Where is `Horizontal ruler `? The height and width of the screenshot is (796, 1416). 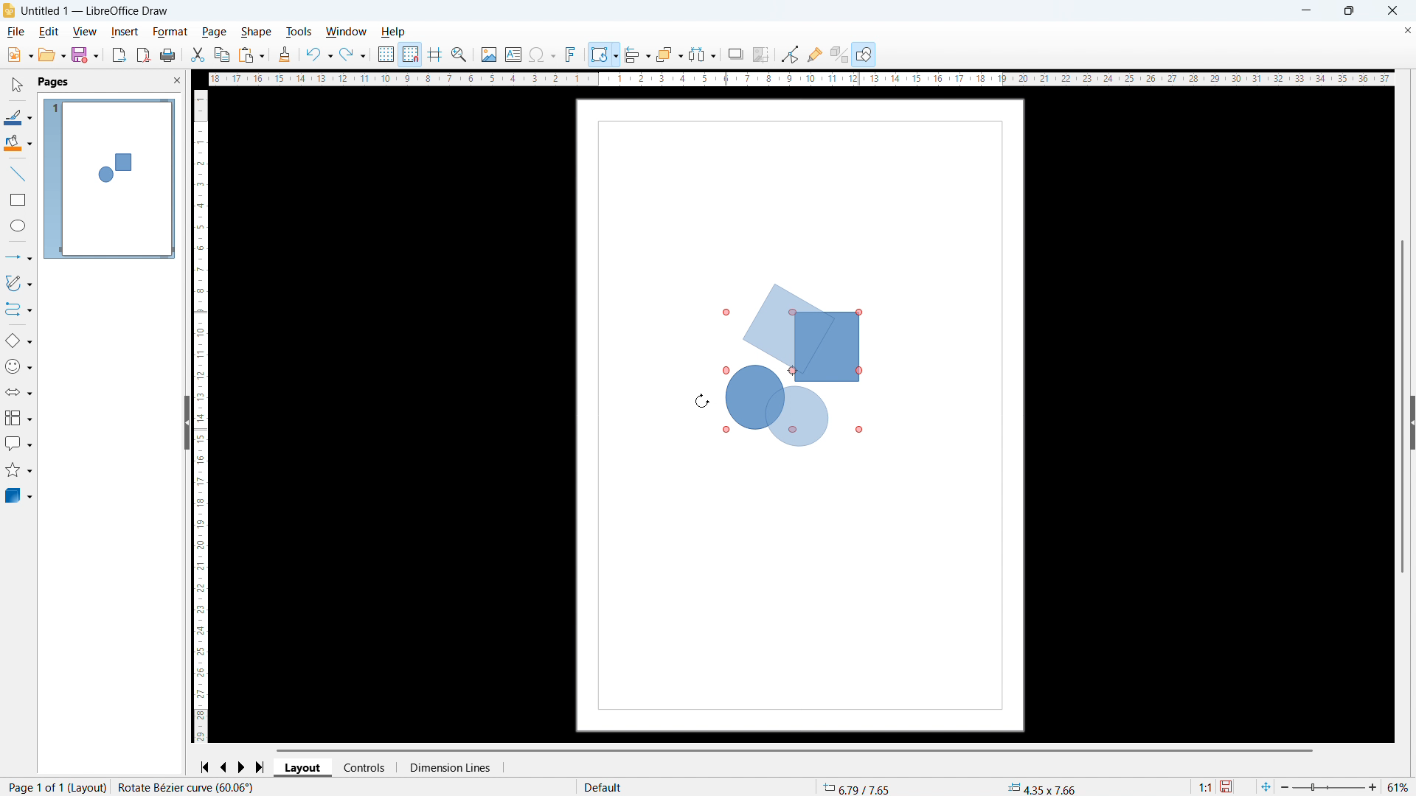
Horizontal ruler  is located at coordinates (800, 79).